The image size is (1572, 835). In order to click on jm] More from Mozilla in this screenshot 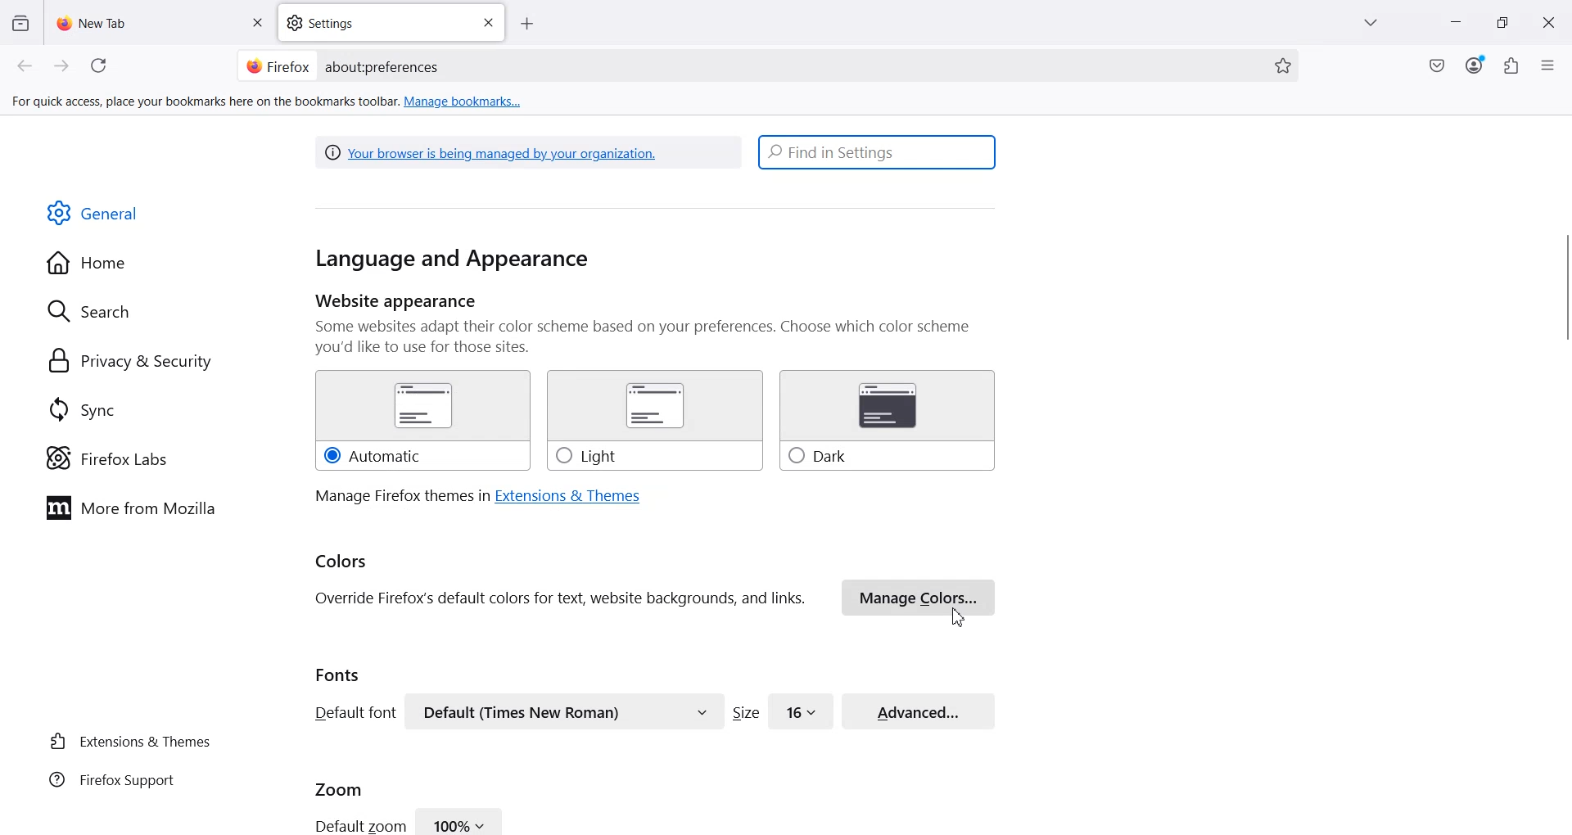, I will do `click(130, 509)`.